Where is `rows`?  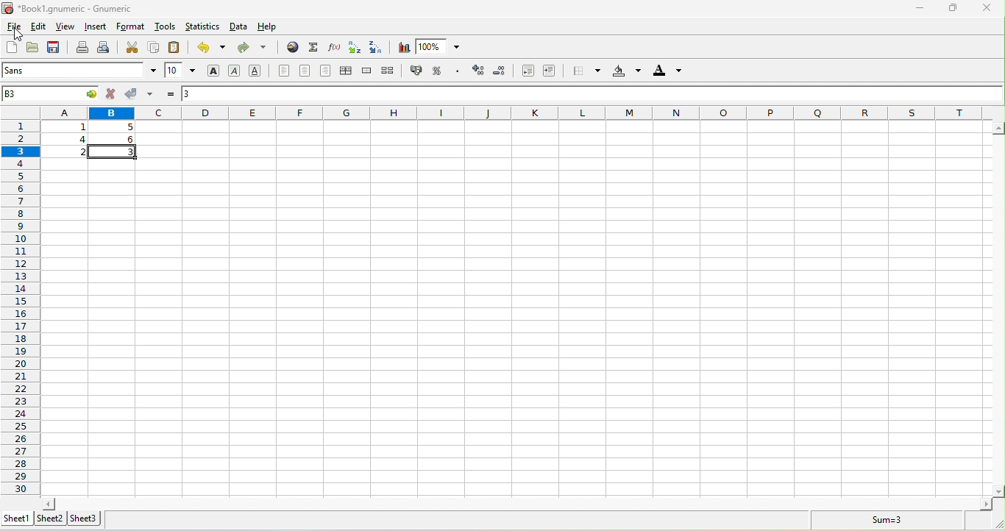
rows is located at coordinates (20, 299).